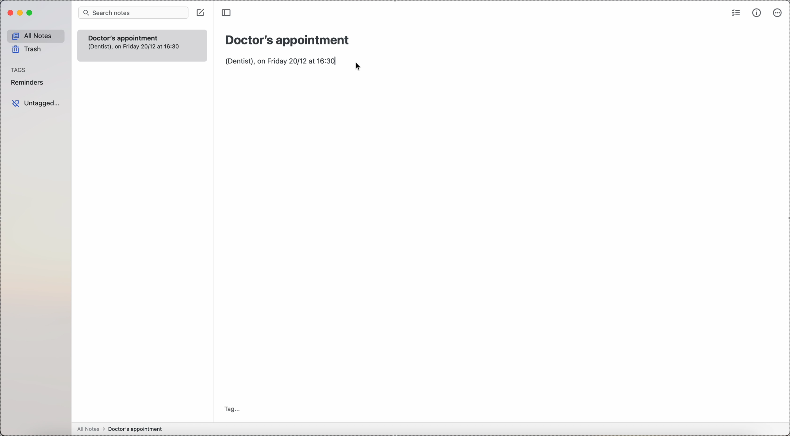 The height and width of the screenshot is (436, 790). I want to click on metrics, so click(757, 13).